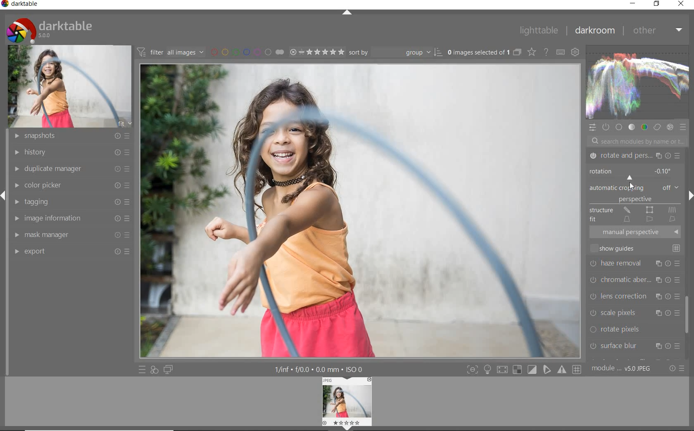 This screenshot has width=694, height=431. Describe the element at coordinates (634, 156) in the screenshot. I see `ROTATE & PERSPECTIVE` at that location.